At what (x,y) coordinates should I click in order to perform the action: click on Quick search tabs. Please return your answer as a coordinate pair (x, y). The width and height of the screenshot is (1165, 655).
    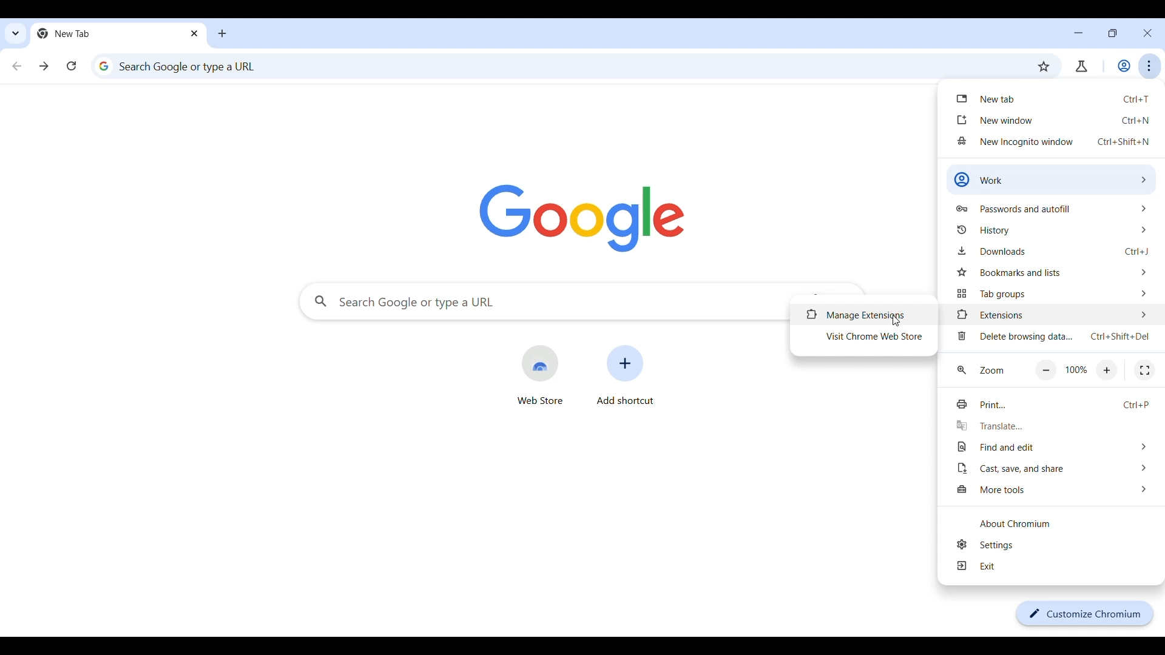
    Looking at the image, I should click on (16, 33).